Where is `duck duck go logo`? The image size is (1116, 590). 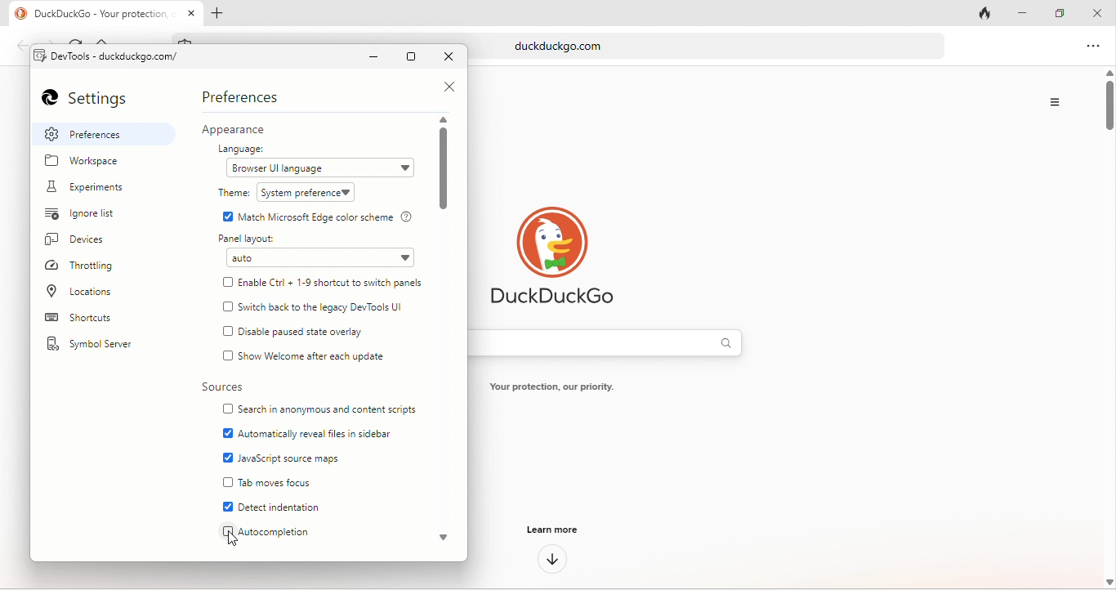 duck duck go logo is located at coordinates (561, 241).